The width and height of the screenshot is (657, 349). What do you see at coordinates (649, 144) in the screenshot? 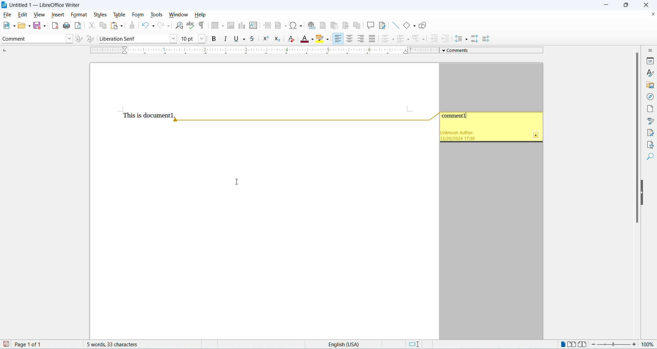
I see `accessibiltity check` at bounding box center [649, 144].